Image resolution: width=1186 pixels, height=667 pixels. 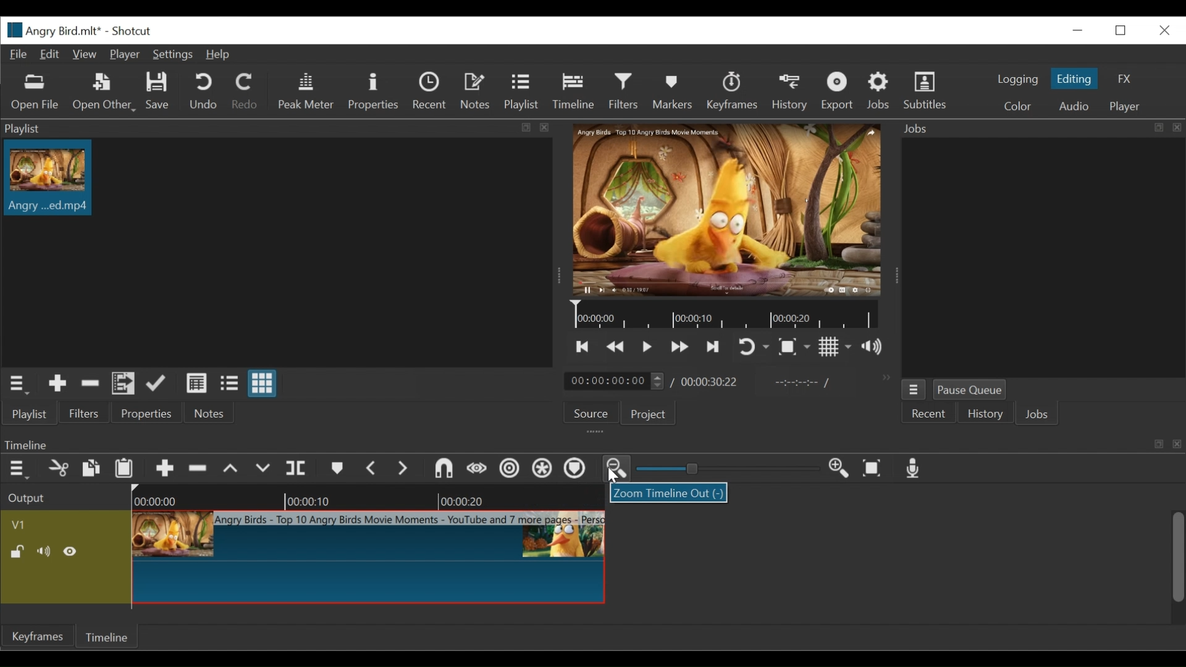 What do you see at coordinates (714, 347) in the screenshot?
I see `Skip to the next point` at bounding box center [714, 347].